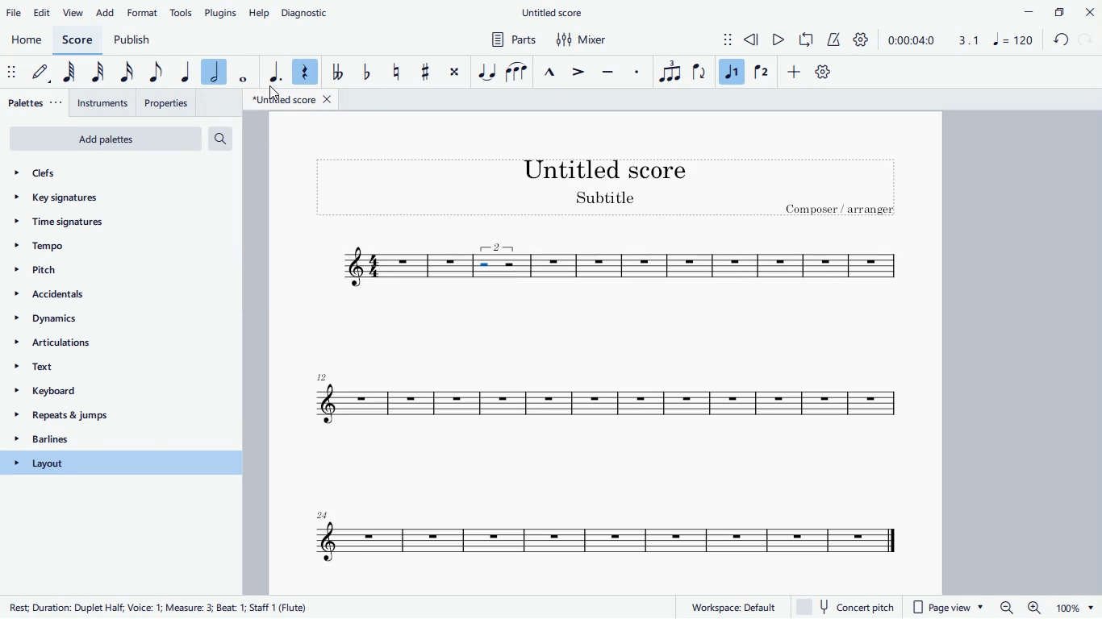 This screenshot has height=619, width=1102. Describe the element at coordinates (486, 71) in the screenshot. I see `tie` at that location.